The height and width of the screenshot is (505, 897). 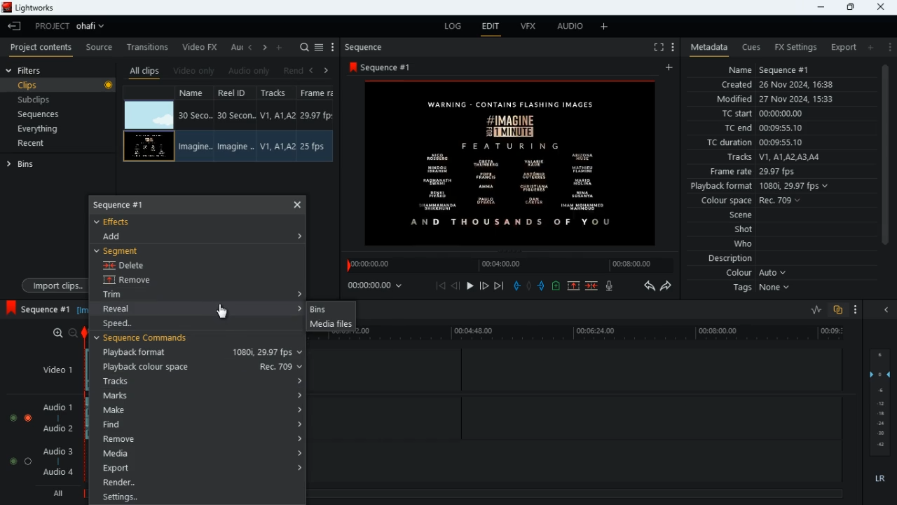 What do you see at coordinates (62, 430) in the screenshot?
I see `audio 2` at bounding box center [62, 430].